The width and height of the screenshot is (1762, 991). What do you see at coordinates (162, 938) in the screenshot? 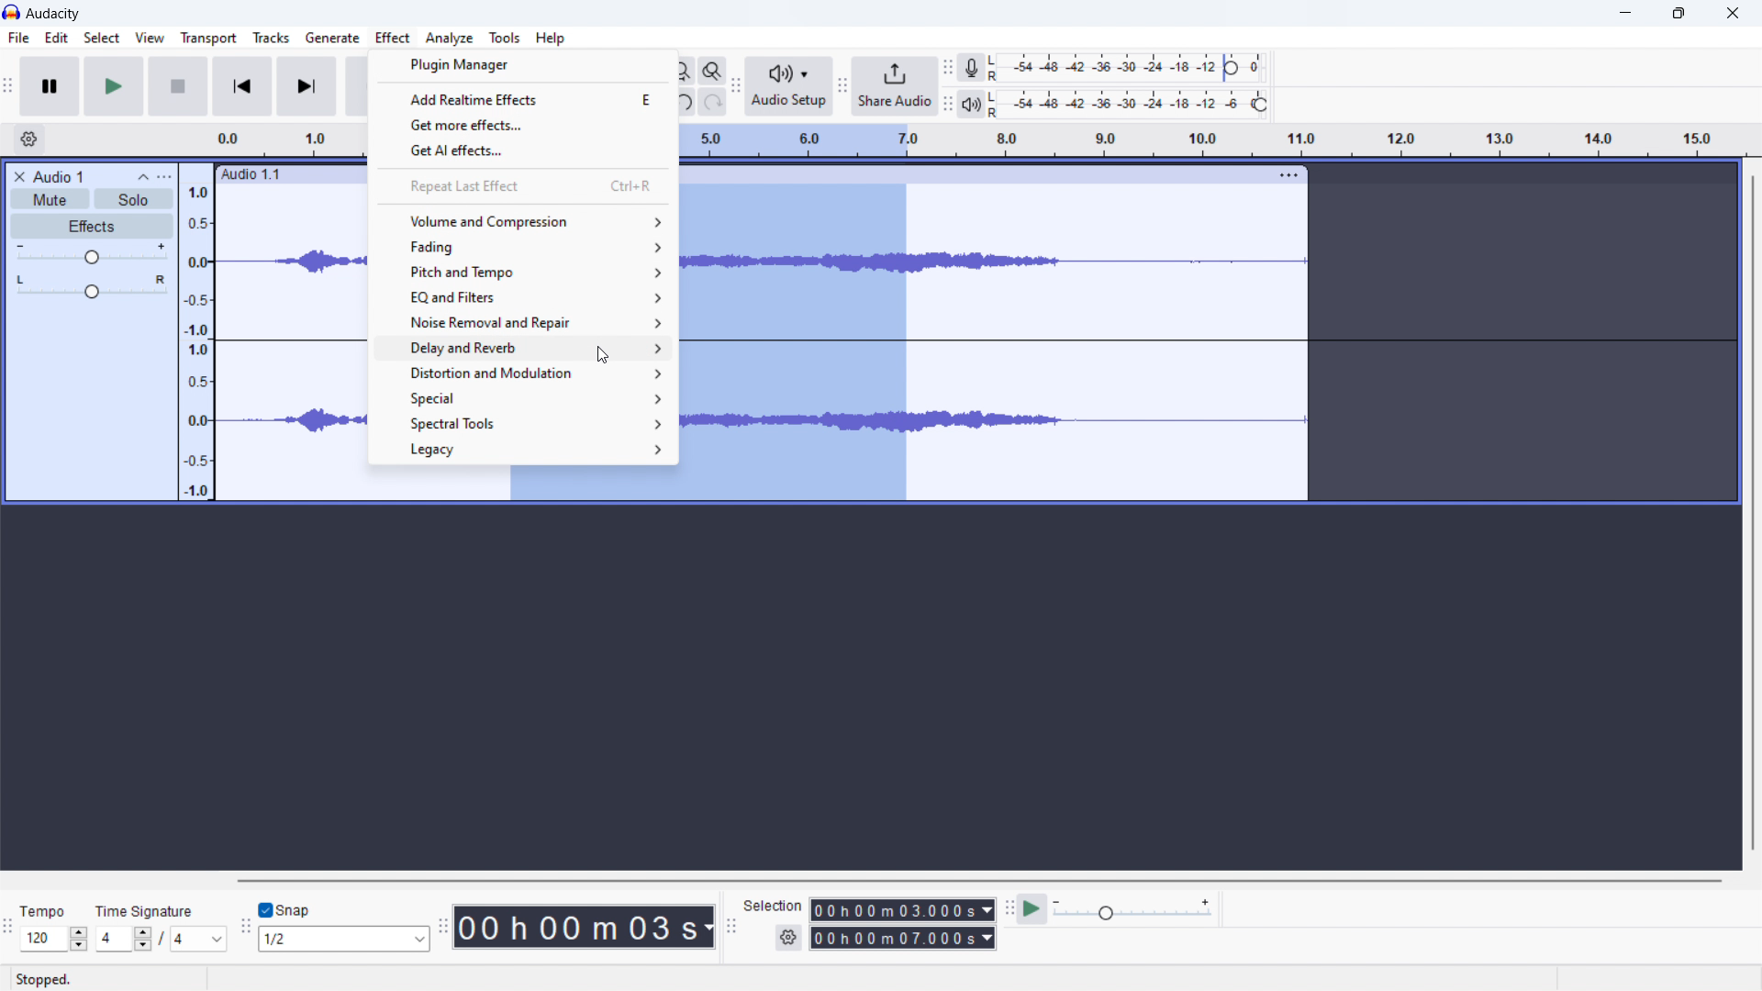
I see `/` at bounding box center [162, 938].